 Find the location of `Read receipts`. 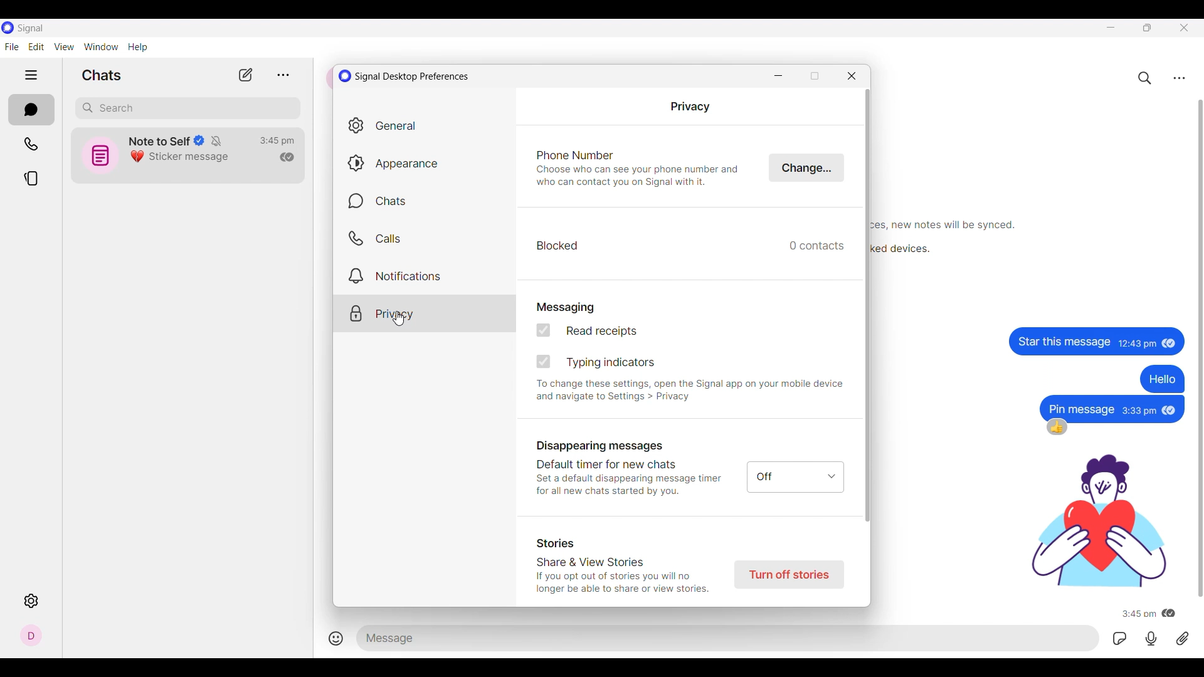

Read receipts is located at coordinates (590, 330).